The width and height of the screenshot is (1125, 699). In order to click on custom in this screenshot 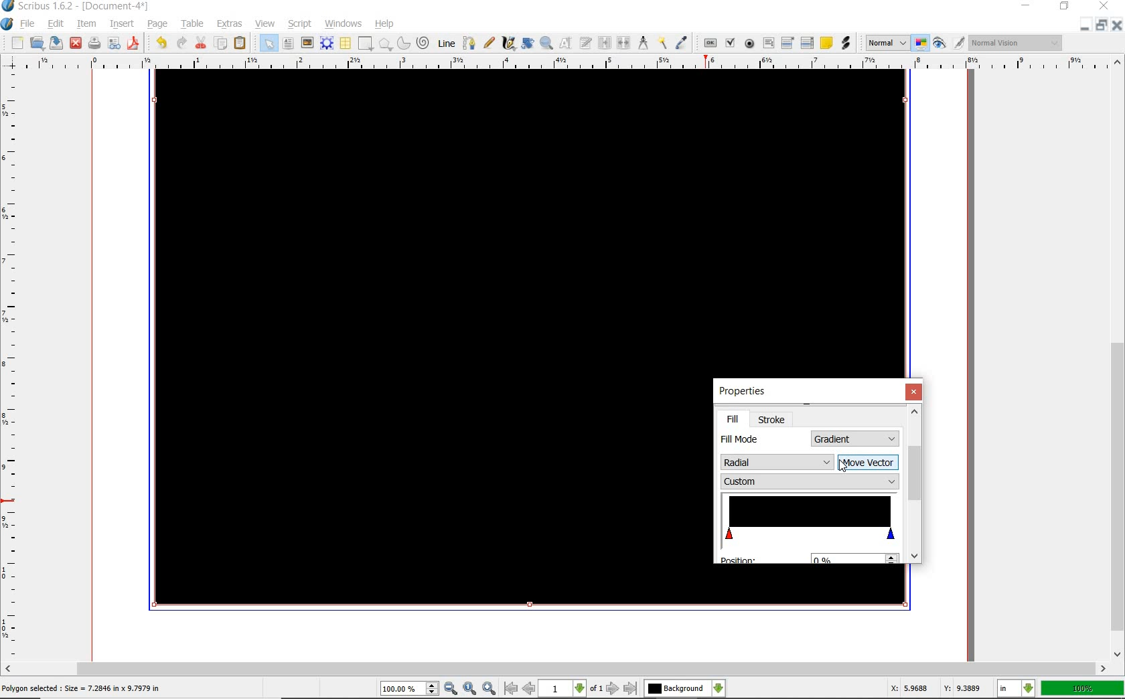, I will do `click(810, 482)`.